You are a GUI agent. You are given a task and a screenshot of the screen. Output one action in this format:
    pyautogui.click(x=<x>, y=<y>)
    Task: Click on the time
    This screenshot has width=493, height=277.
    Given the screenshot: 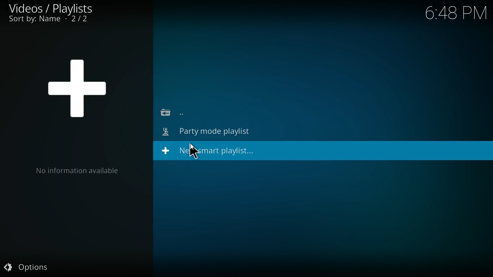 What is the action you would take?
    pyautogui.click(x=454, y=13)
    